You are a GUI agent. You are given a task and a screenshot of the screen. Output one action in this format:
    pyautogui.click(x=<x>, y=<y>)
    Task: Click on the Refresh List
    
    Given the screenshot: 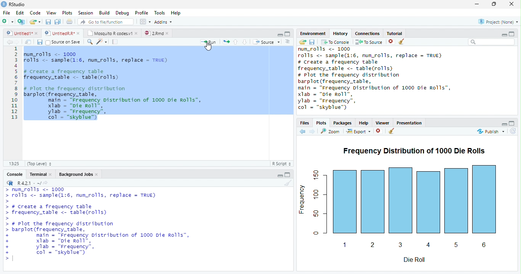 What is the action you would take?
    pyautogui.click(x=513, y=131)
    